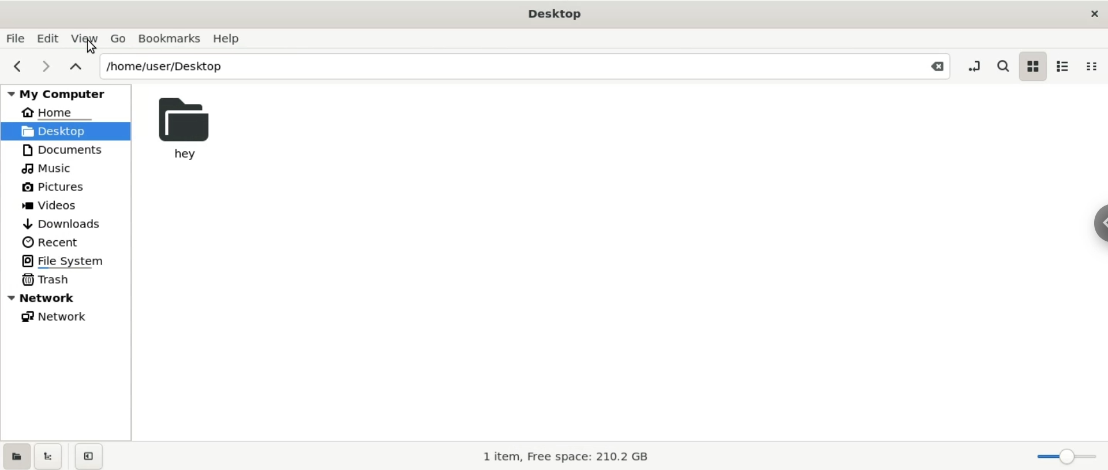  What do you see at coordinates (238, 39) in the screenshot?
I see `Help` at bounding box center [238, 39].